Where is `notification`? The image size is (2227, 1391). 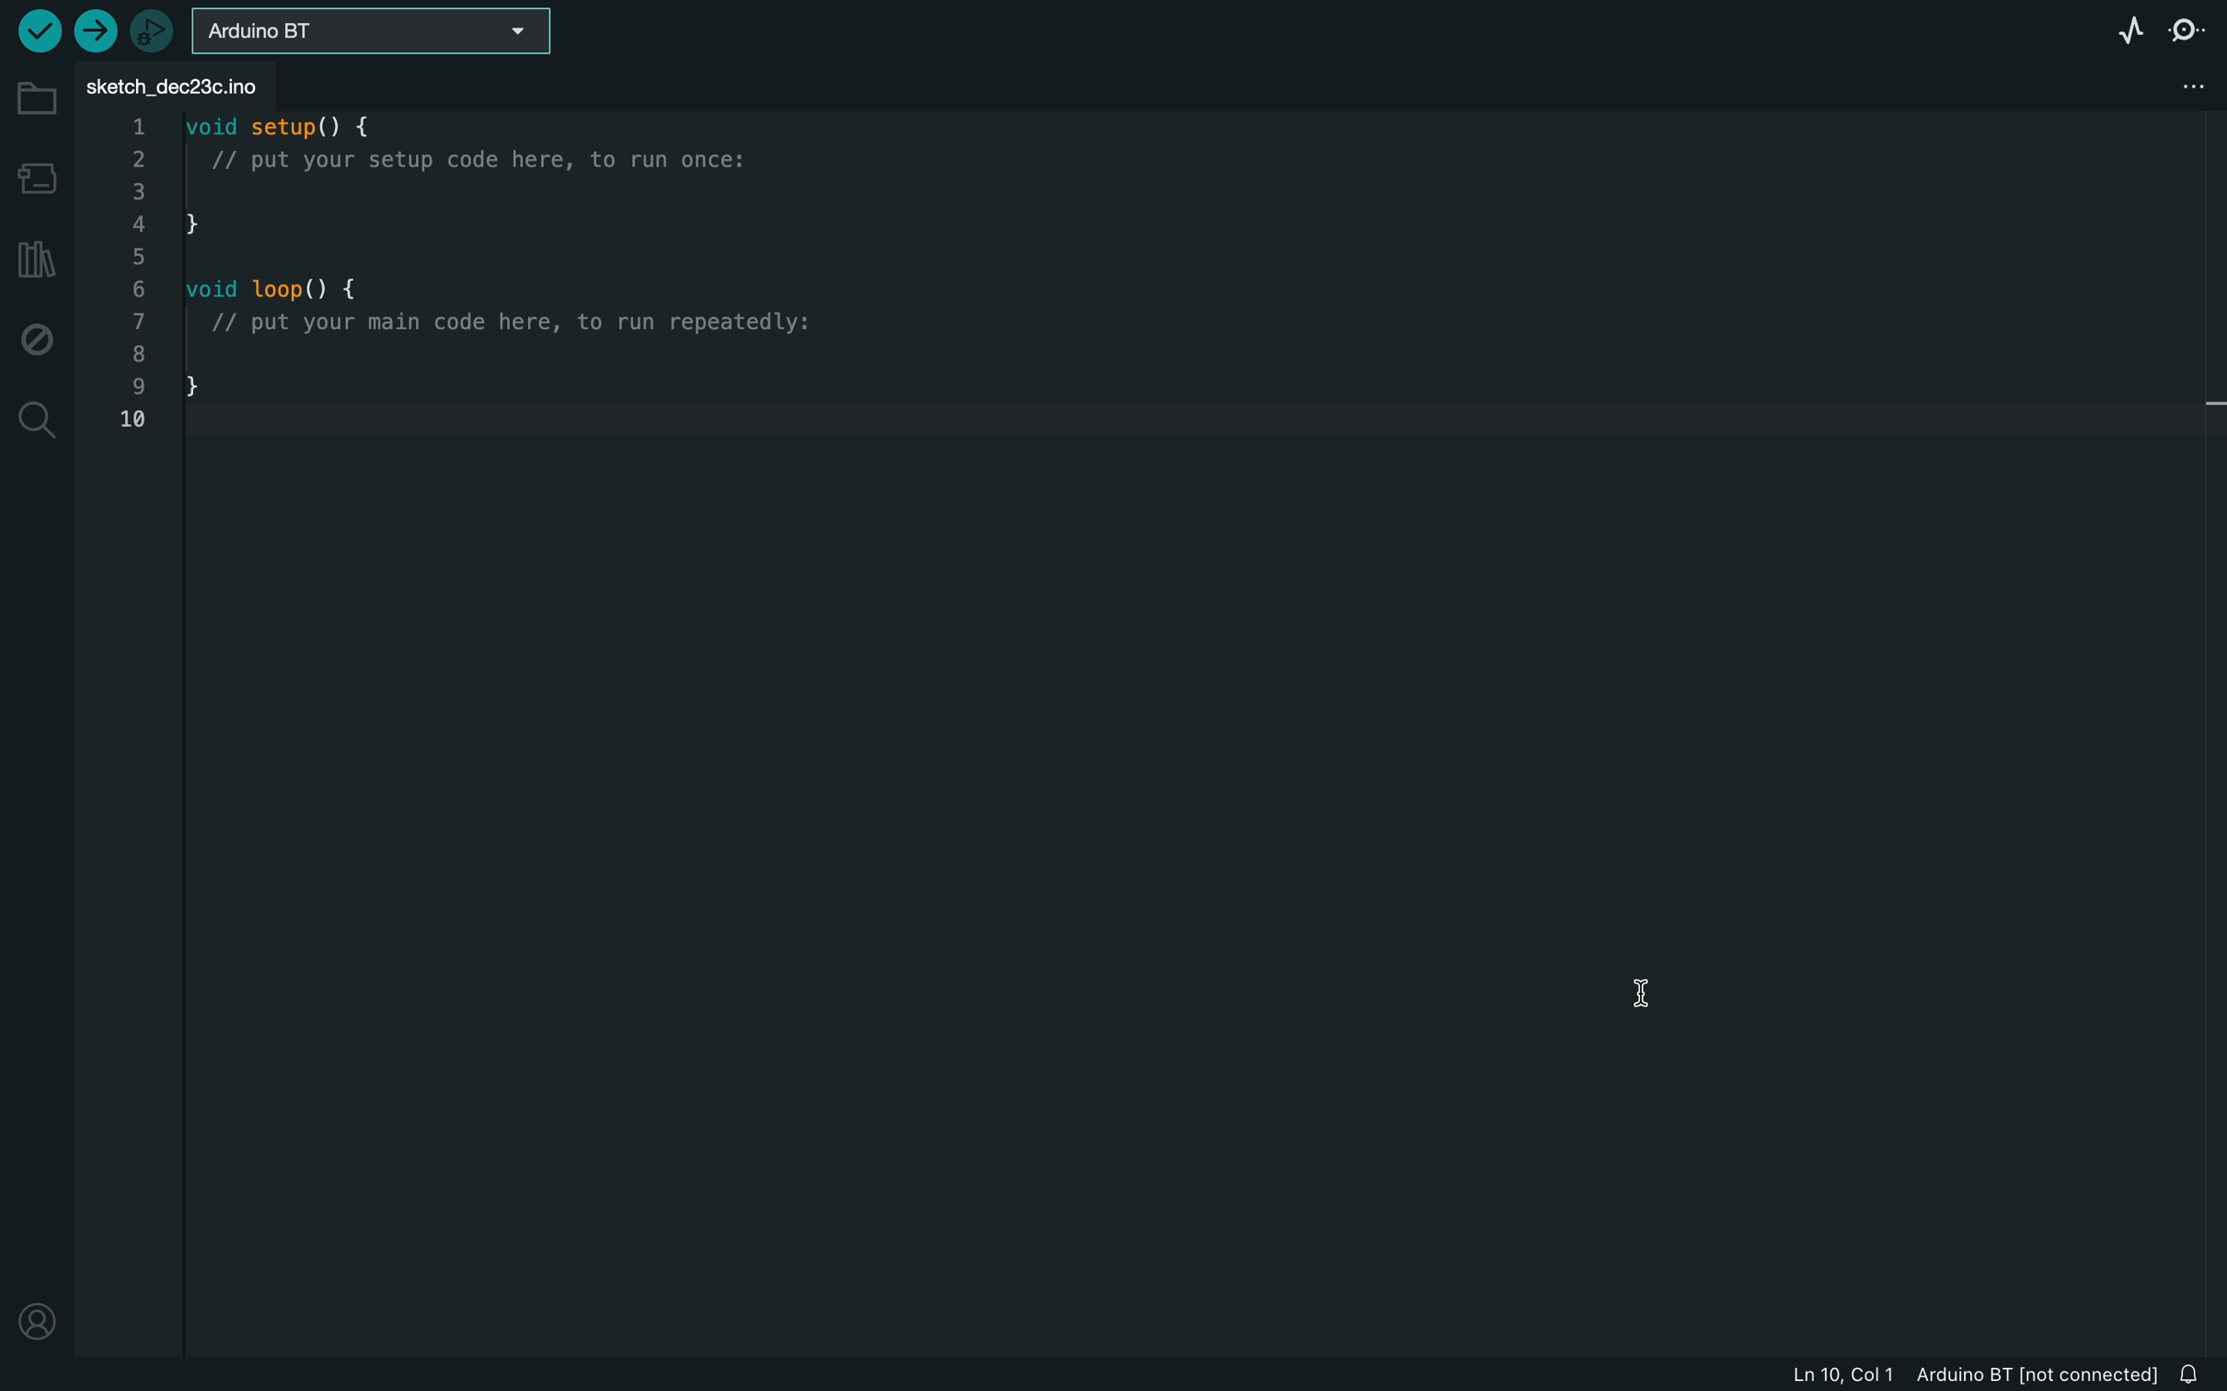
notification is located at coordinates (2194, 1374).